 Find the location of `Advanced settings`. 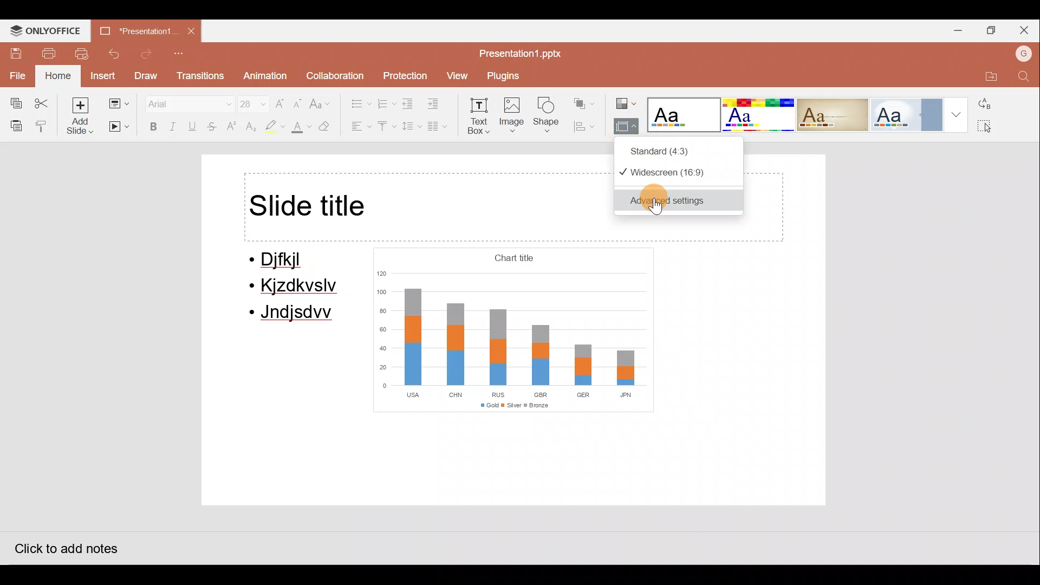

Advanced settings is located at coordinates (682, 200).